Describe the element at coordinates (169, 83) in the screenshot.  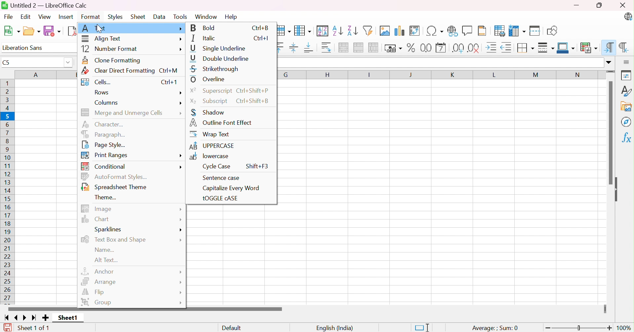
I see `Ctrl+1` at that location.